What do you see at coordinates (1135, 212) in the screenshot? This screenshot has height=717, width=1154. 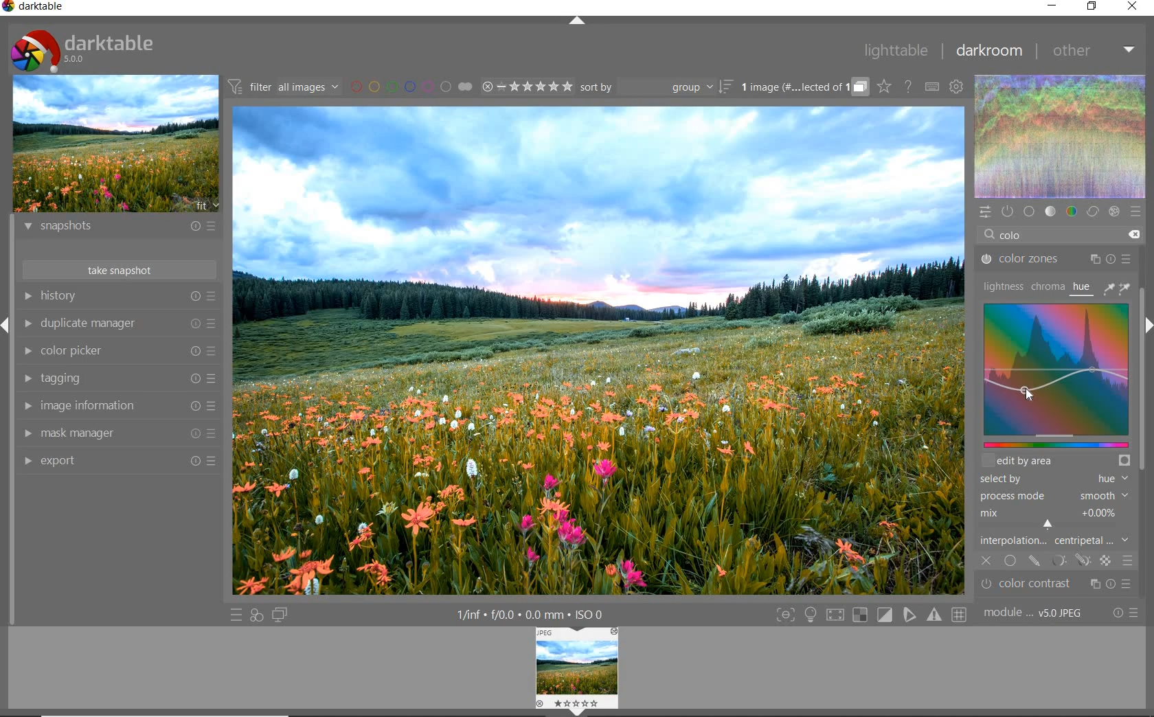 I see `presets` at bounding box center [1135, 212].